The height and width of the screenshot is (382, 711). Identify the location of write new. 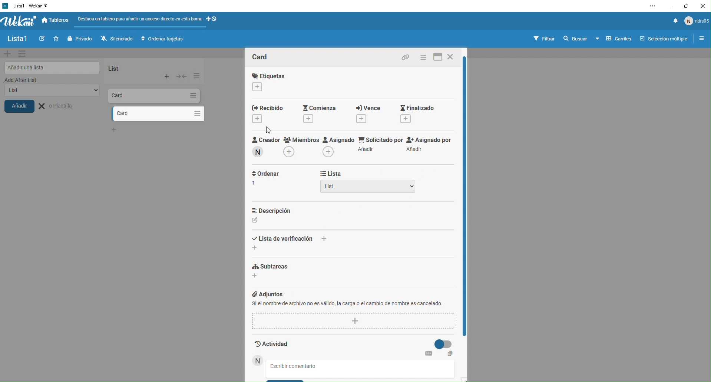
(41, 39).